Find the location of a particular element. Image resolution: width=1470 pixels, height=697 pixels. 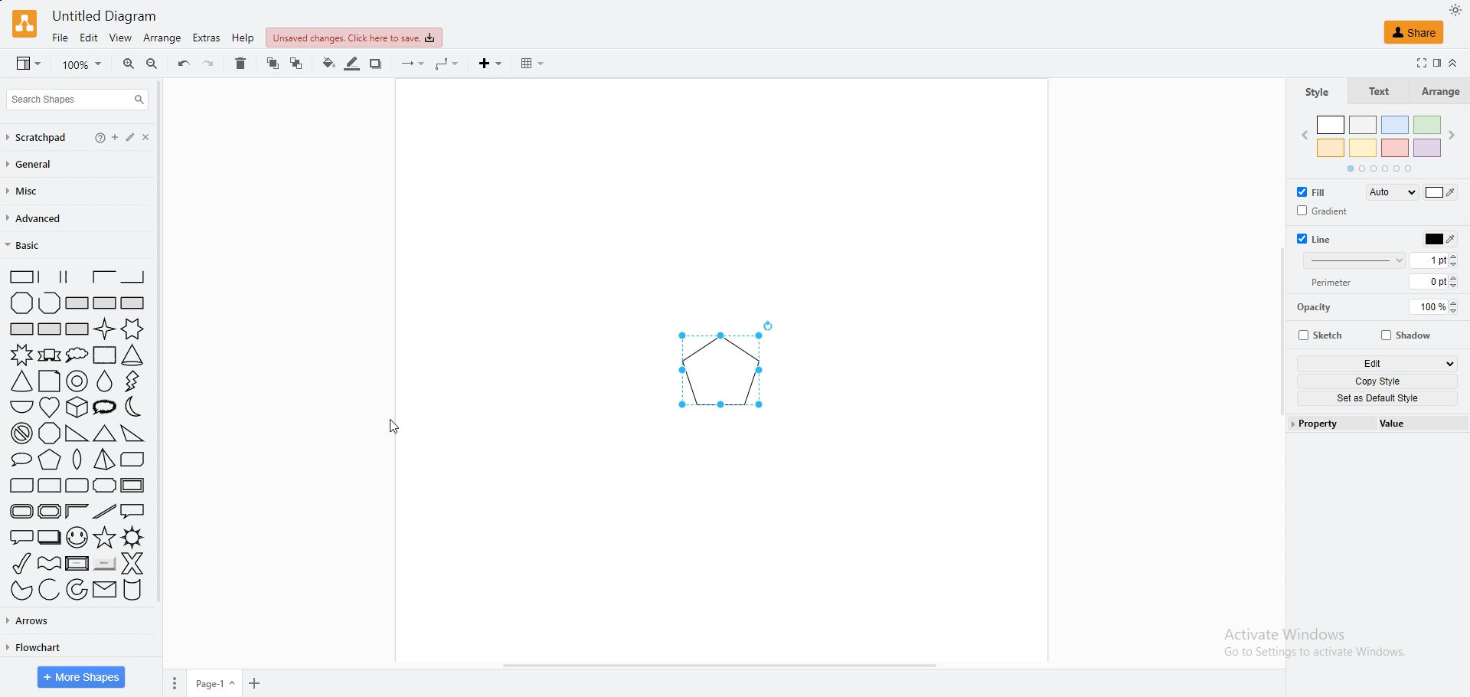

six point star is located at coordinates (134, 329).